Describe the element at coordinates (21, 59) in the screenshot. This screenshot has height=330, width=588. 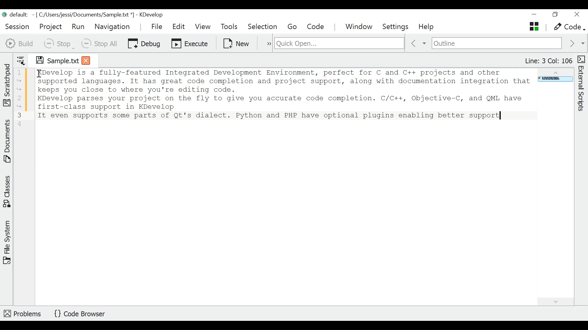
I see `Show sorted list` at that location.